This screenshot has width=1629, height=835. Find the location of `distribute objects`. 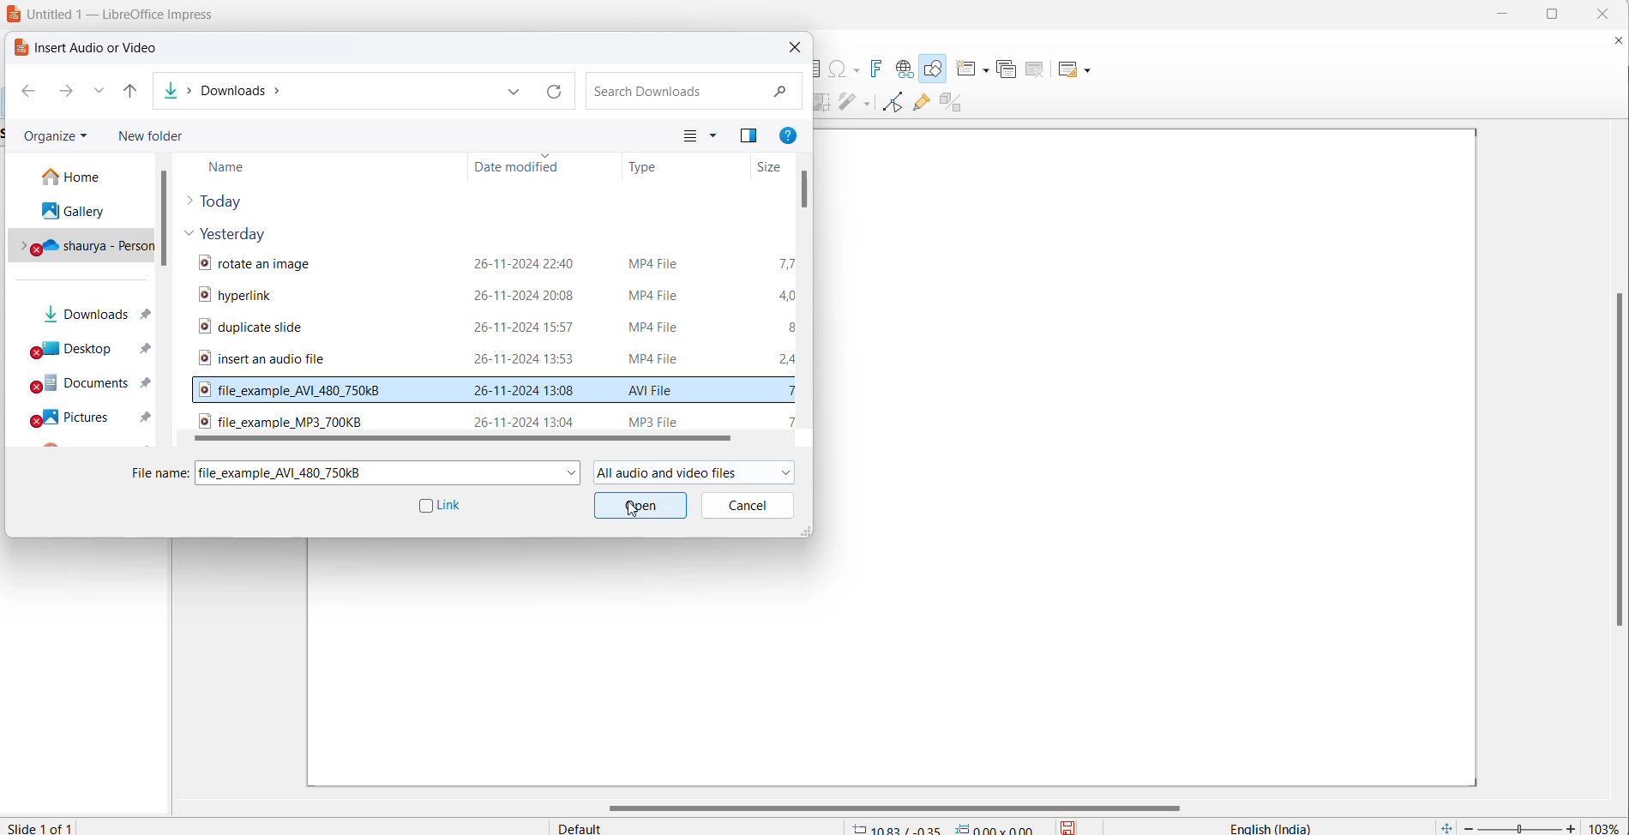

distribute objects is located at coordinates (851, 101).